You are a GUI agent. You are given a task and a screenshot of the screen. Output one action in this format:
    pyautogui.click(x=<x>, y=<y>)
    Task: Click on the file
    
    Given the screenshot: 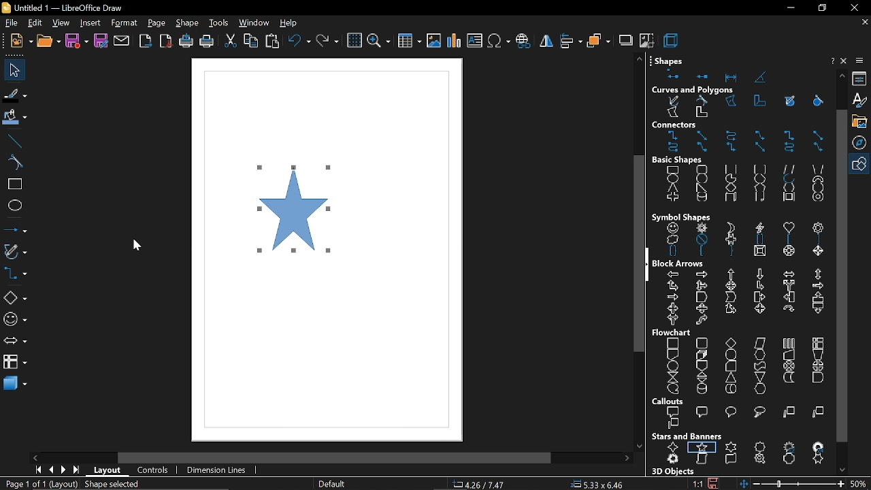 What is the action you would take?
    pyautogui.click(x=10, y=23)
    